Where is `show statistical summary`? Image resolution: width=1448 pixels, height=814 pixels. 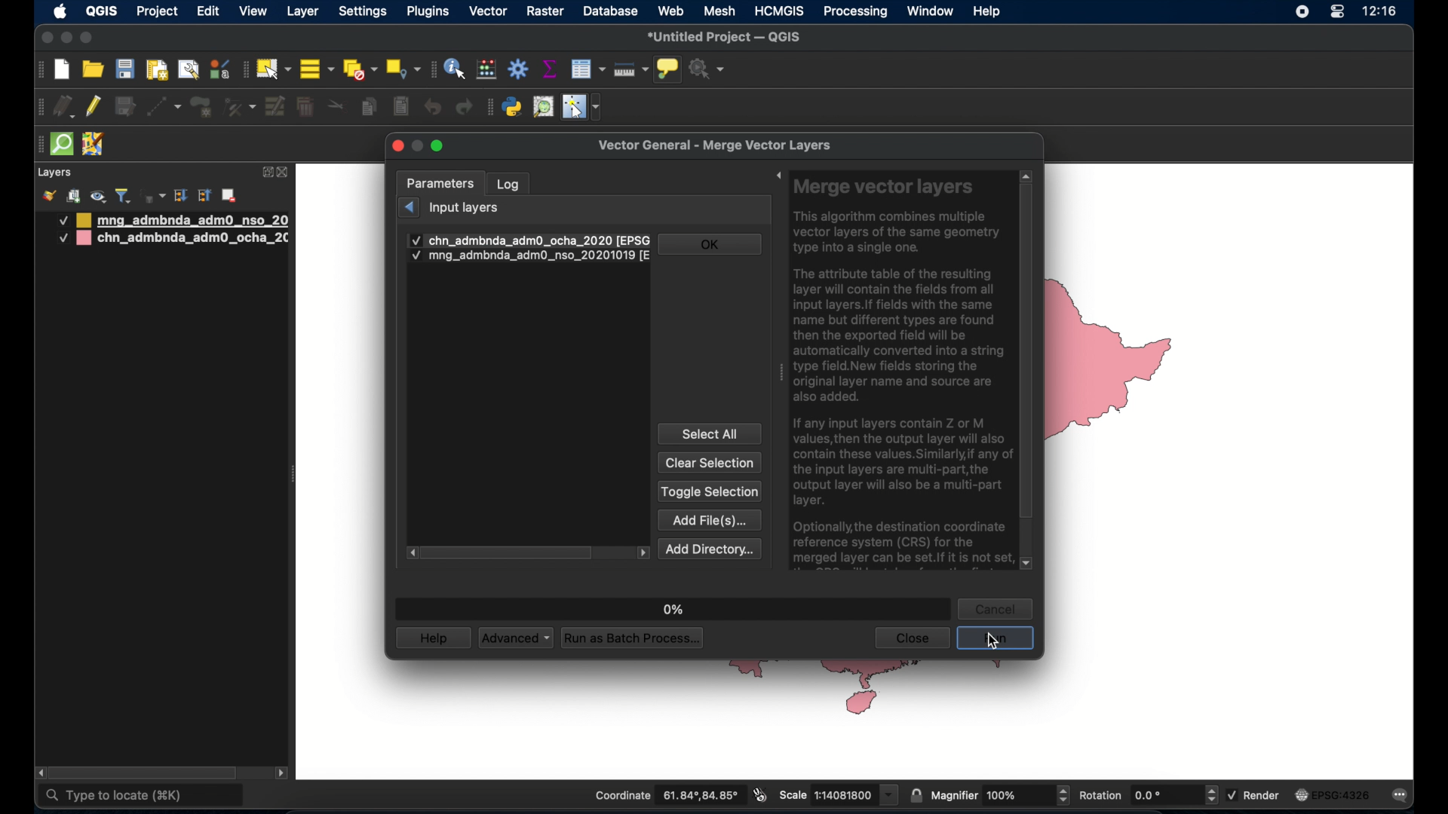
show statistical summary is located at coordinates (548, 69).